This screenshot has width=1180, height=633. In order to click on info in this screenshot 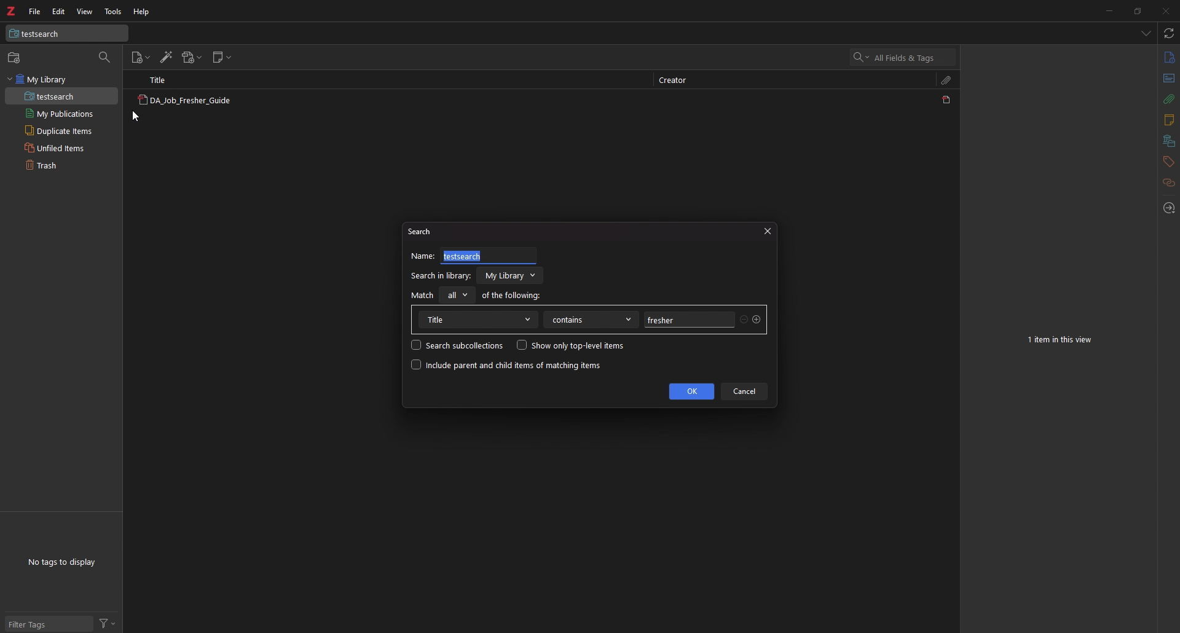, I will do `click(1169, 57)`.